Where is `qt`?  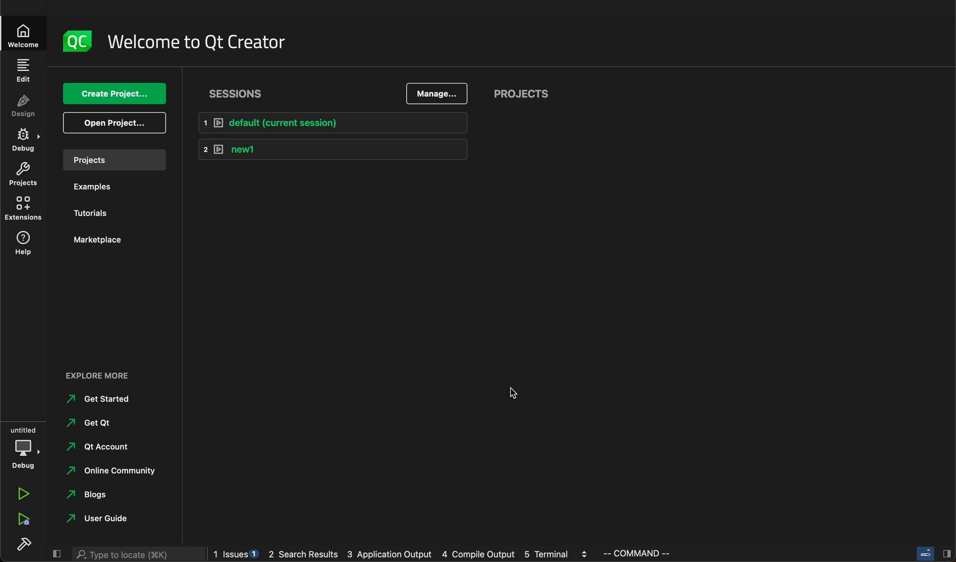 qt is located at coordinates (97, 422).